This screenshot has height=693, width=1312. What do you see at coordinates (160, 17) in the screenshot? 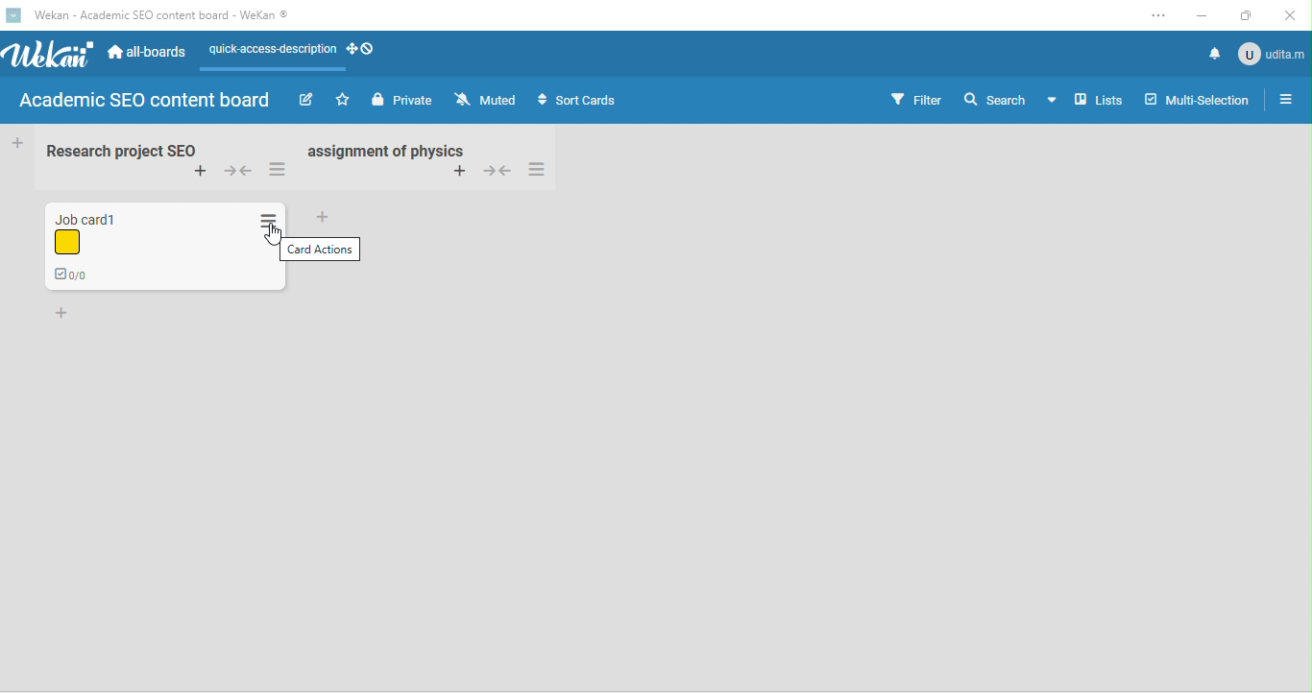
I see `Wekan - Academic SEO content board -WeKan` at bounding box center [160, 17].